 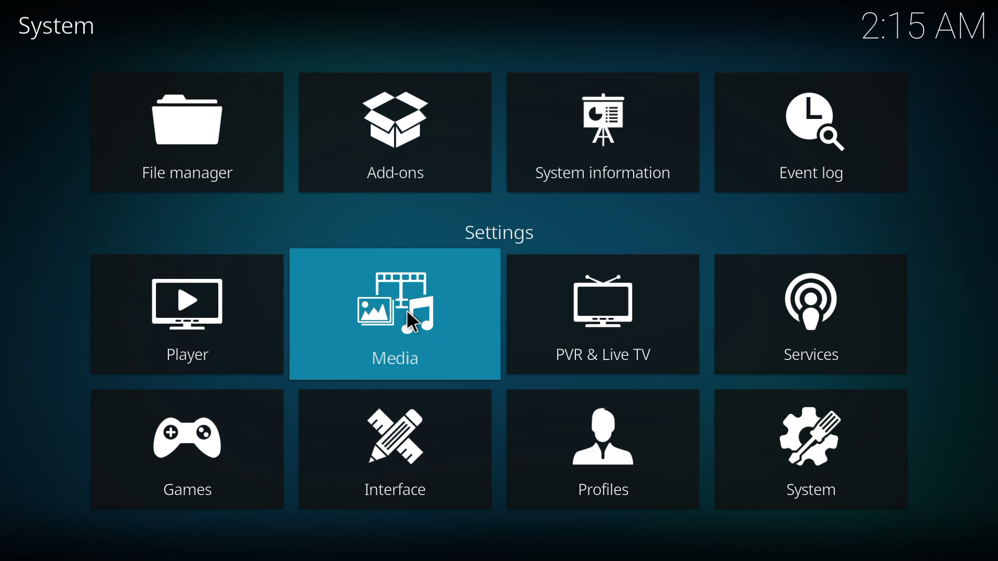 I want to click on settings, so click(x=496, y=231).